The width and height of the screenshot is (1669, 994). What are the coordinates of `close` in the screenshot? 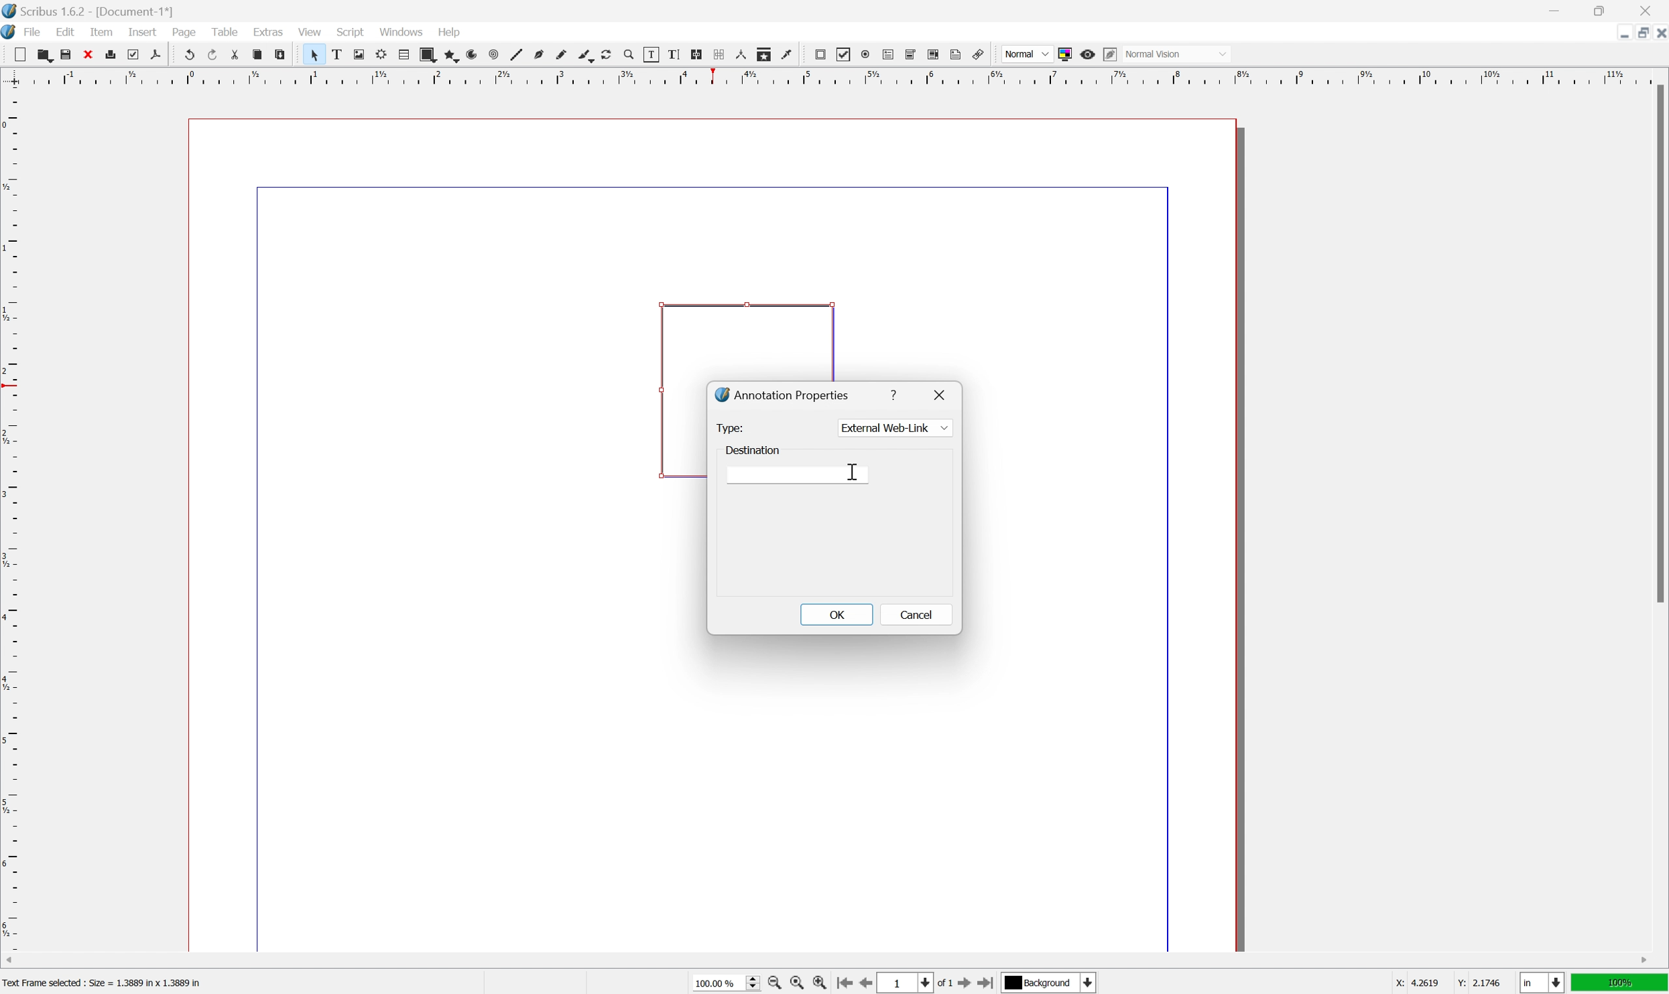 It's located at (1658, 35).